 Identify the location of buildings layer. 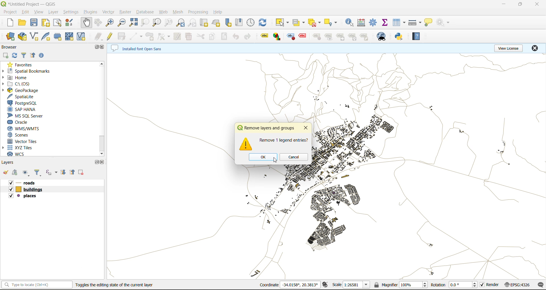
(28, 190).